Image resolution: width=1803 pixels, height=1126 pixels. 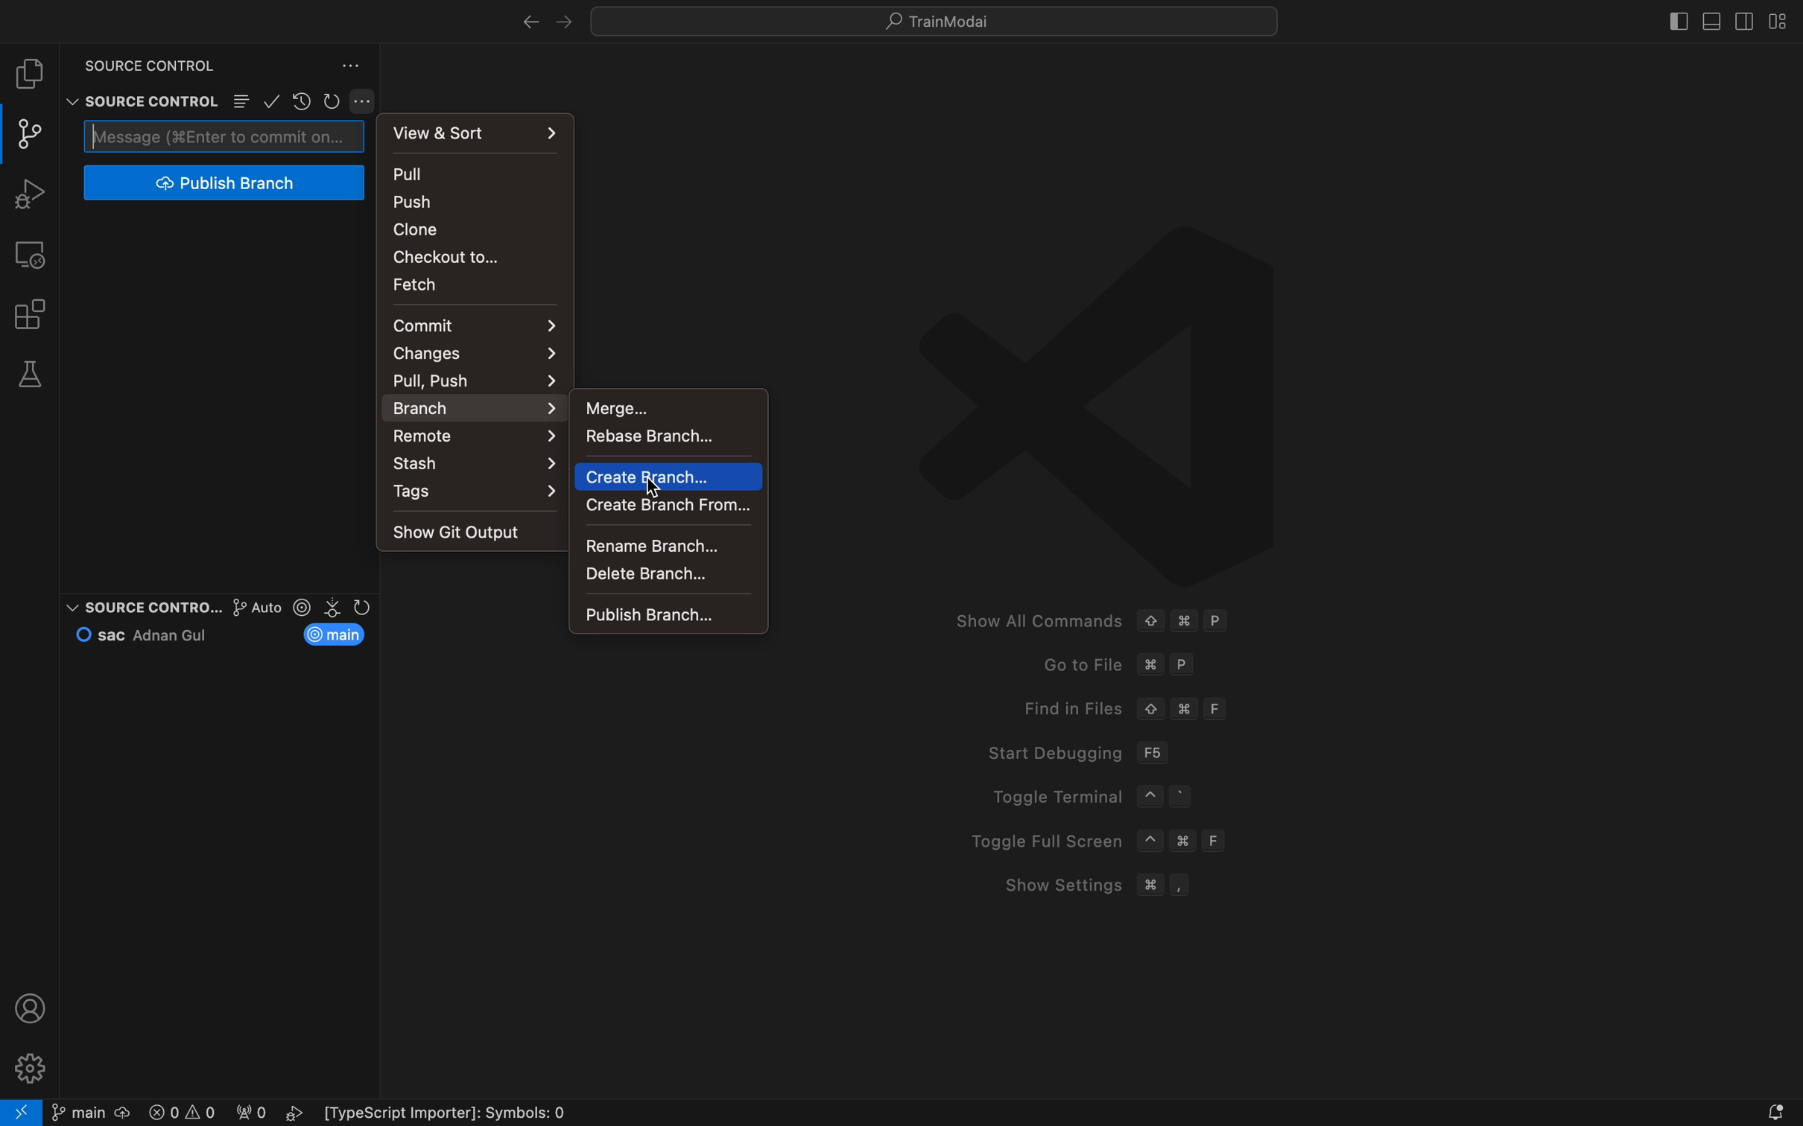 I want to click on remote, so click(x=34, y=252).